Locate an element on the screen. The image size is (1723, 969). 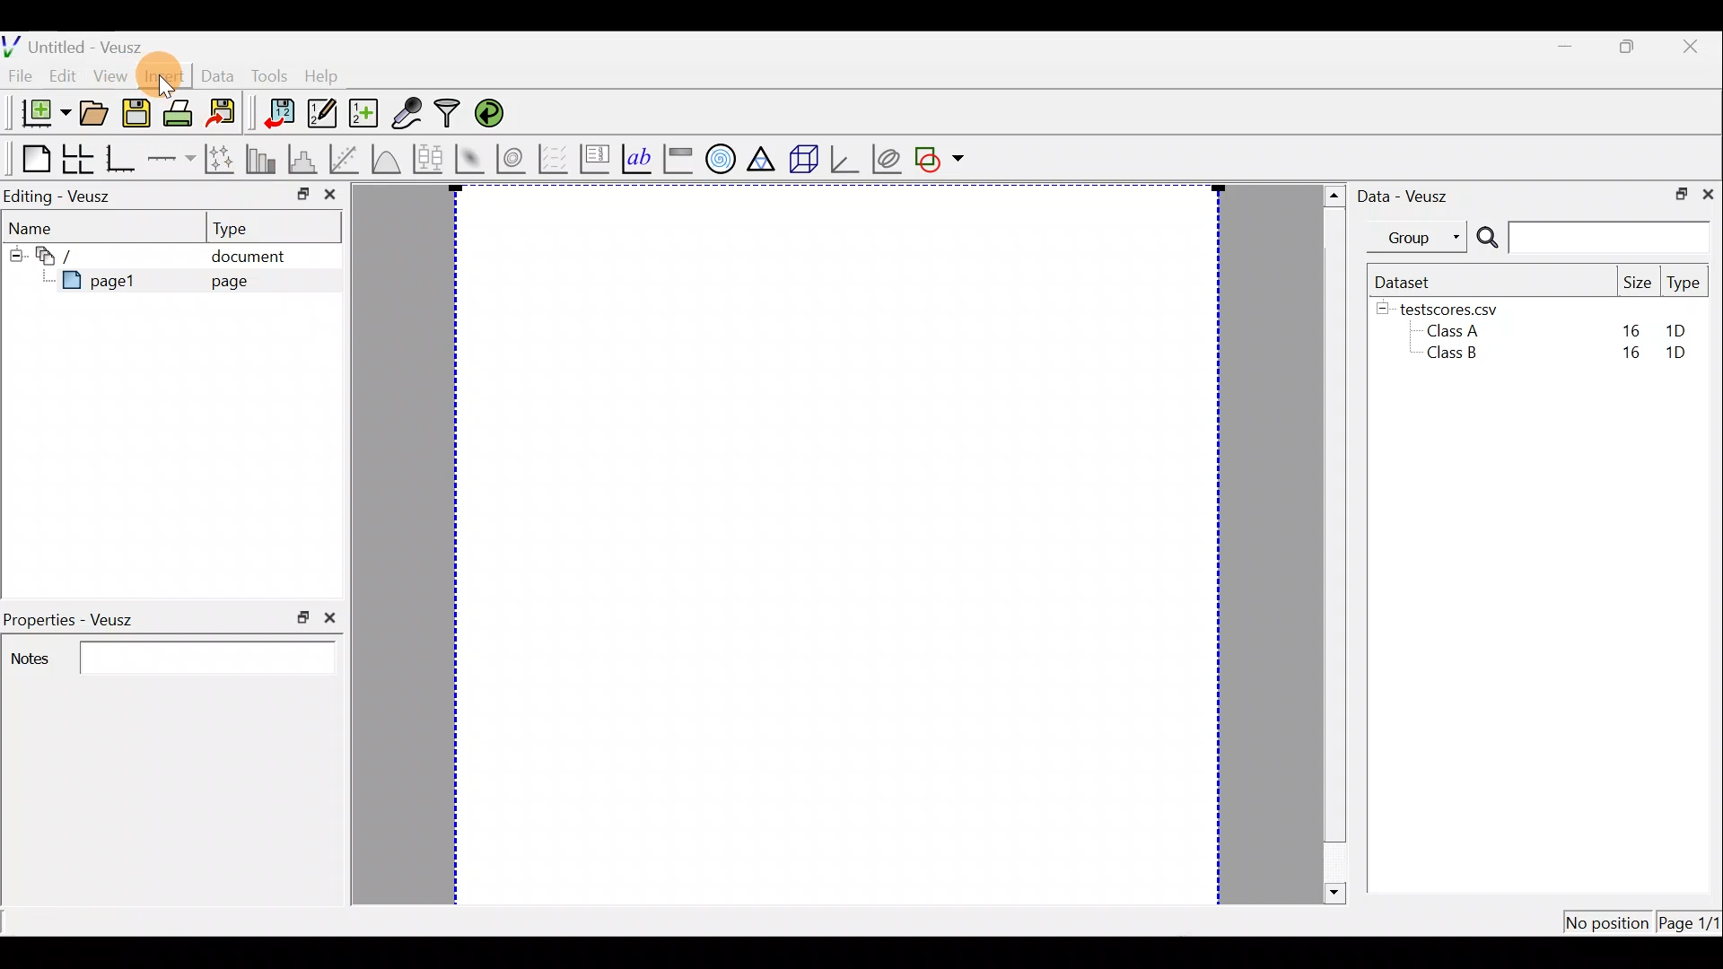
hide is located at coordinates (1383, 310).